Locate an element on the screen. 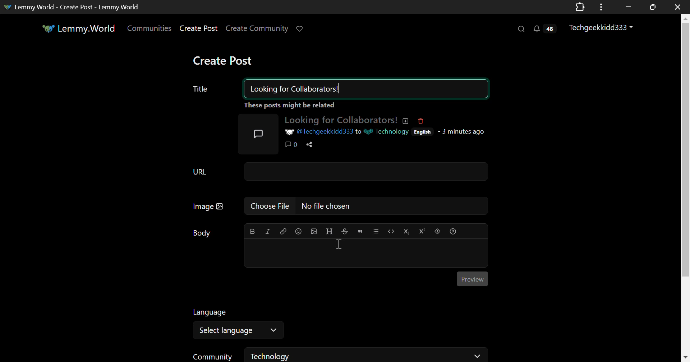 Image resolution: width=690 pixels, height=362 pixels. Lemmy.World - Create Post - Lemmy.World is located at coordinates (77, 6).